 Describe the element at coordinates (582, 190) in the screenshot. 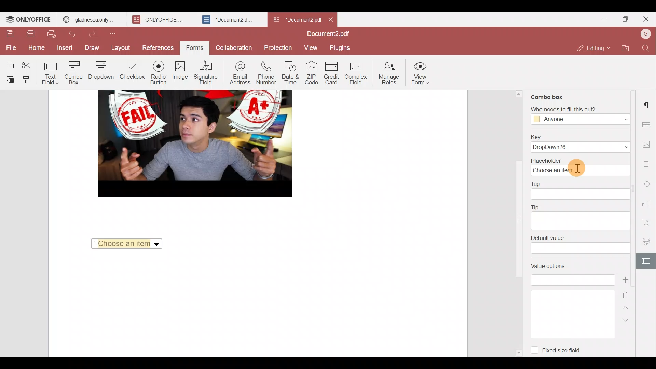

I see `Tag` at that location.